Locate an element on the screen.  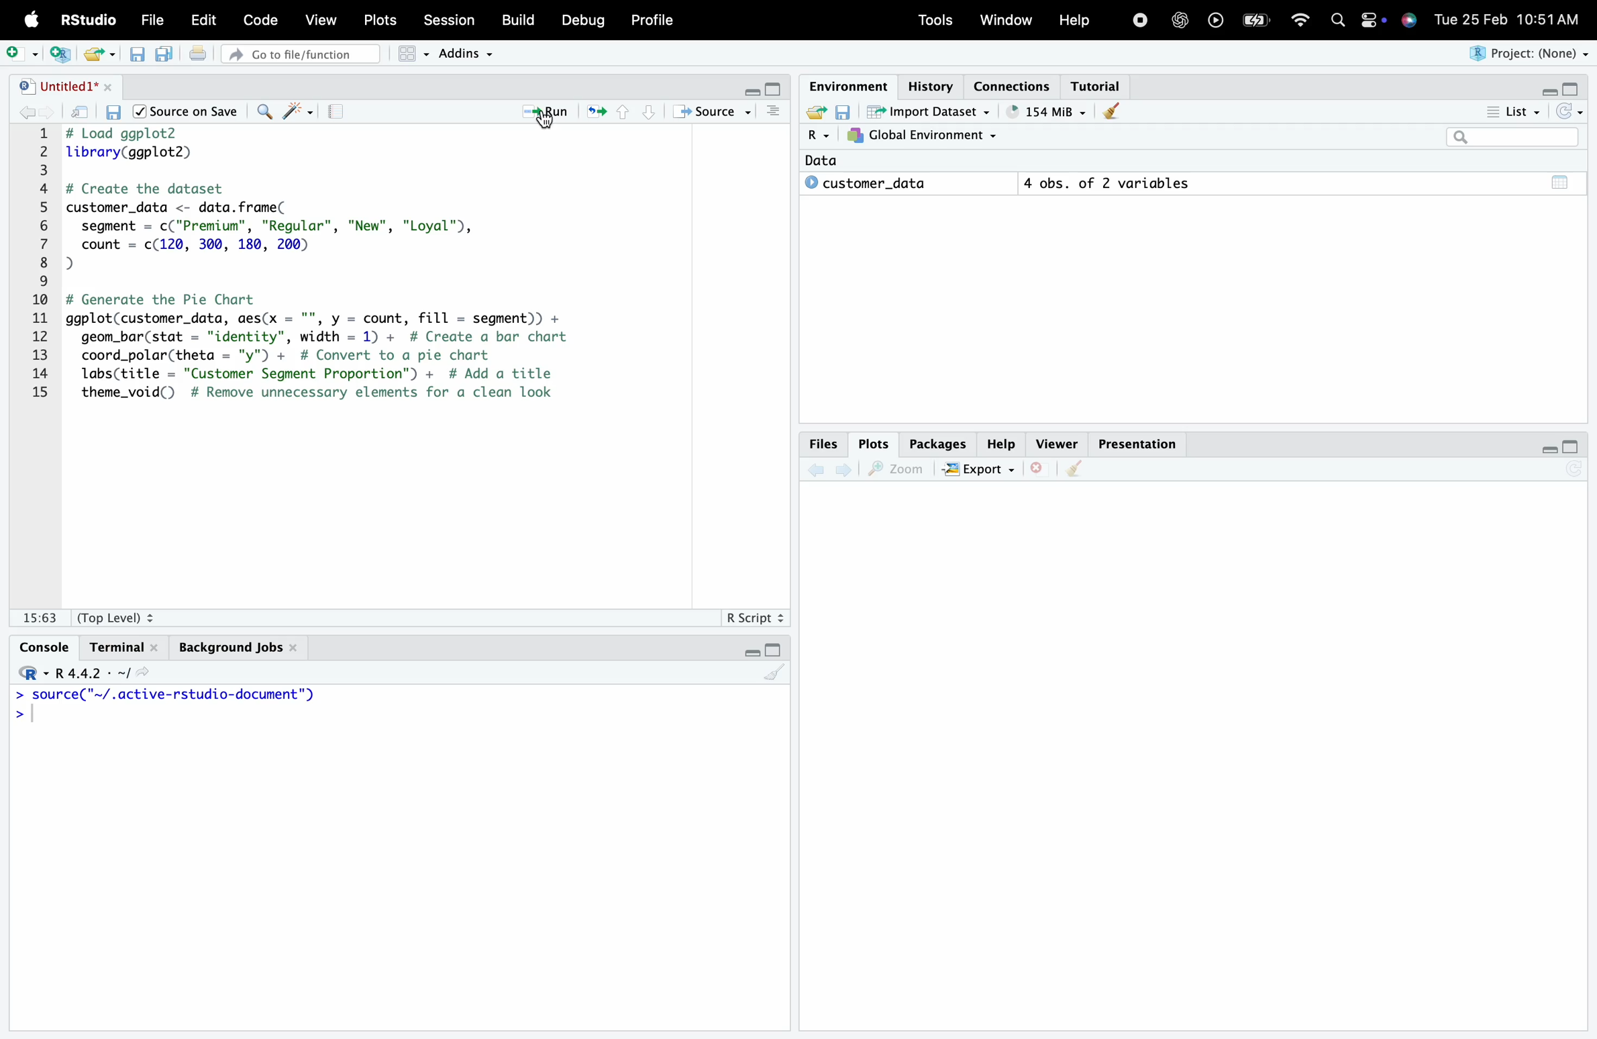
1
2
8
4
5
6
7
8
9
10
11
12
13
14
15 is located at coordinates (44, 262).